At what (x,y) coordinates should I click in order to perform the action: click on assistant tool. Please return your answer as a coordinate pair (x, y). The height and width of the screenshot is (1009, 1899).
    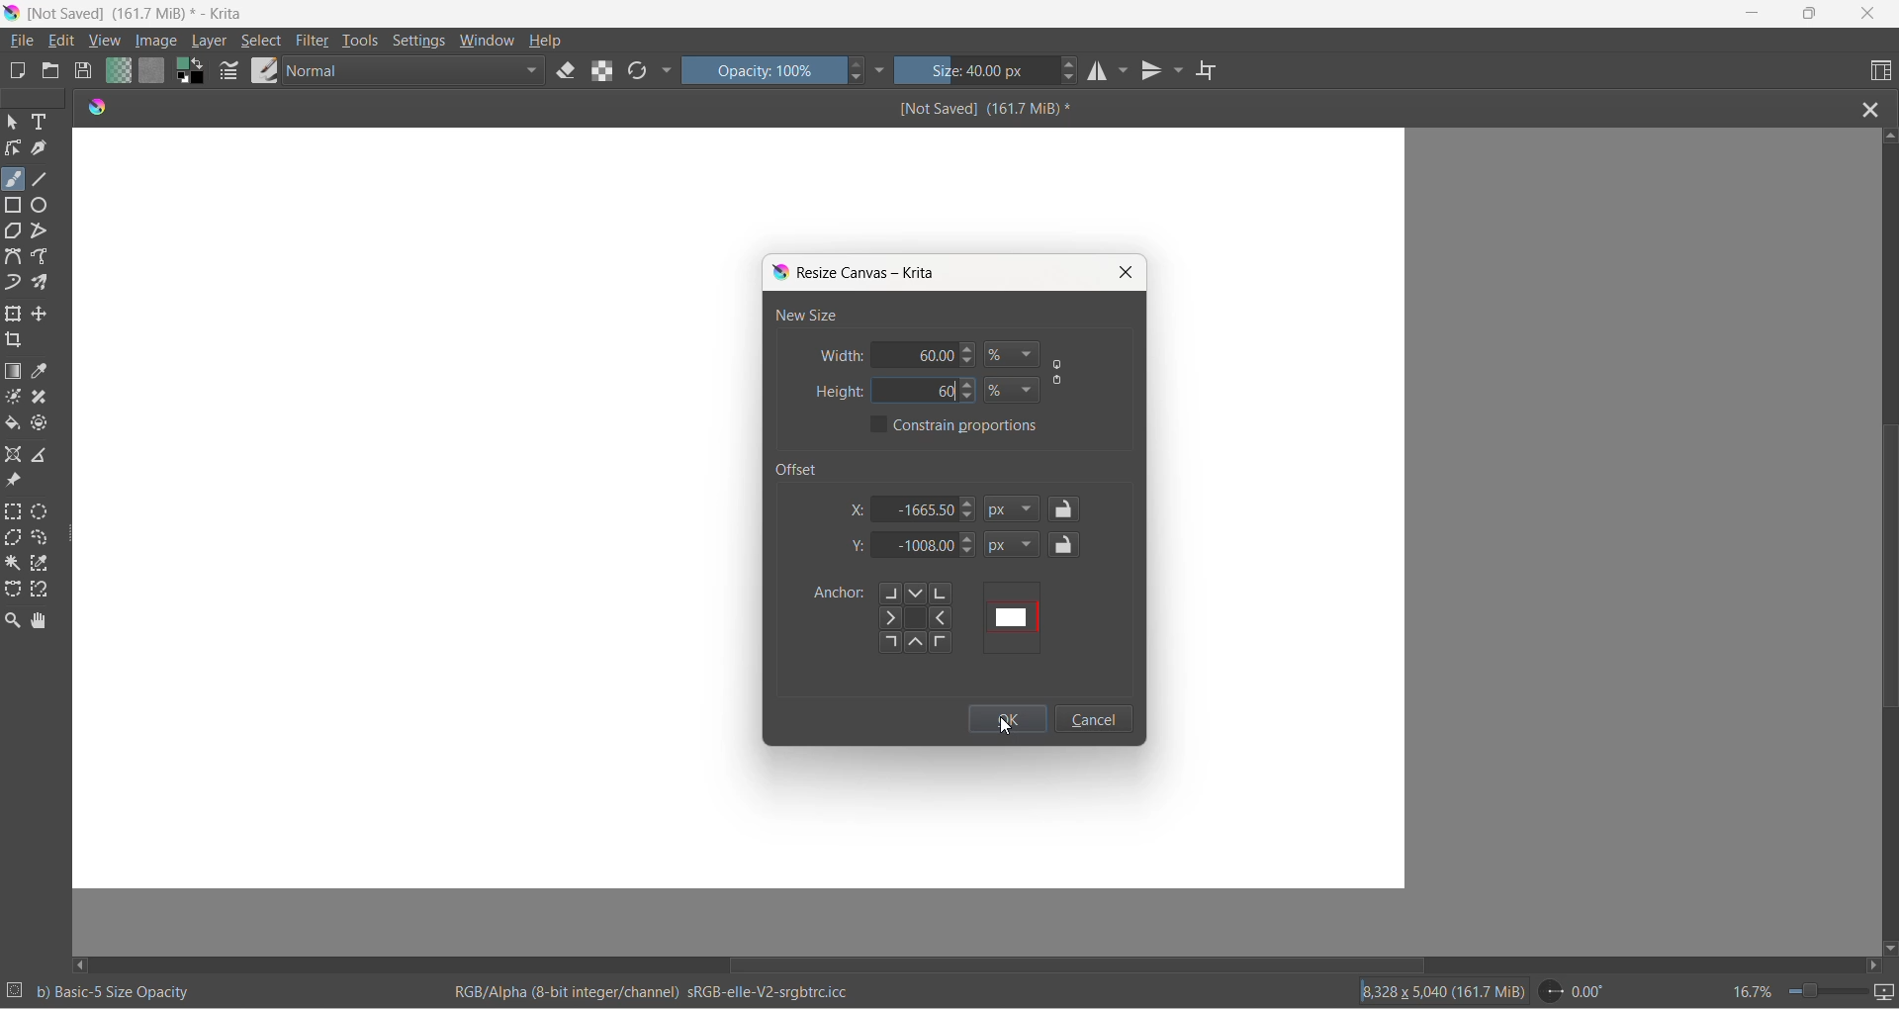
    Looking at the image, I should click on (16, 456).